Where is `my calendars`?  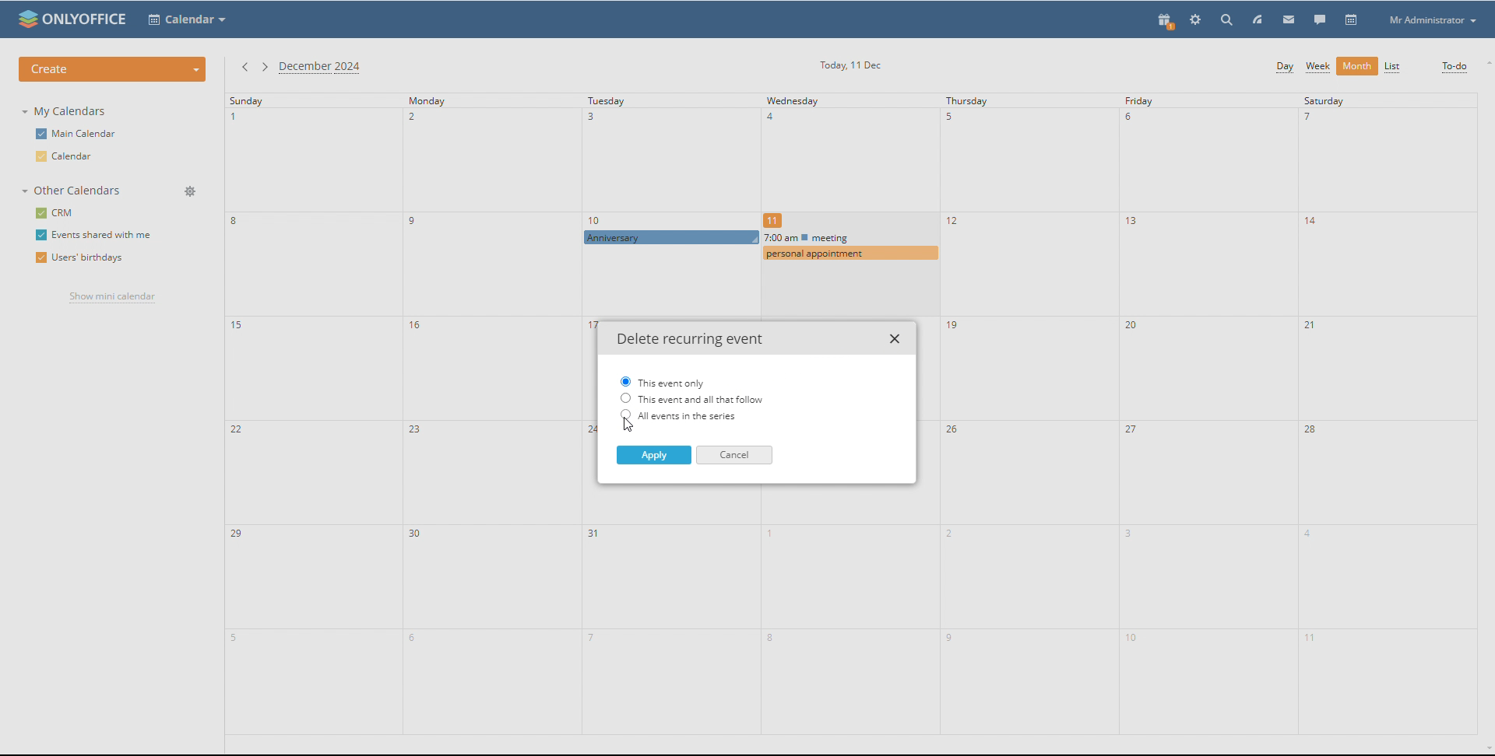
my calendars is located at coordinates (66, 111).